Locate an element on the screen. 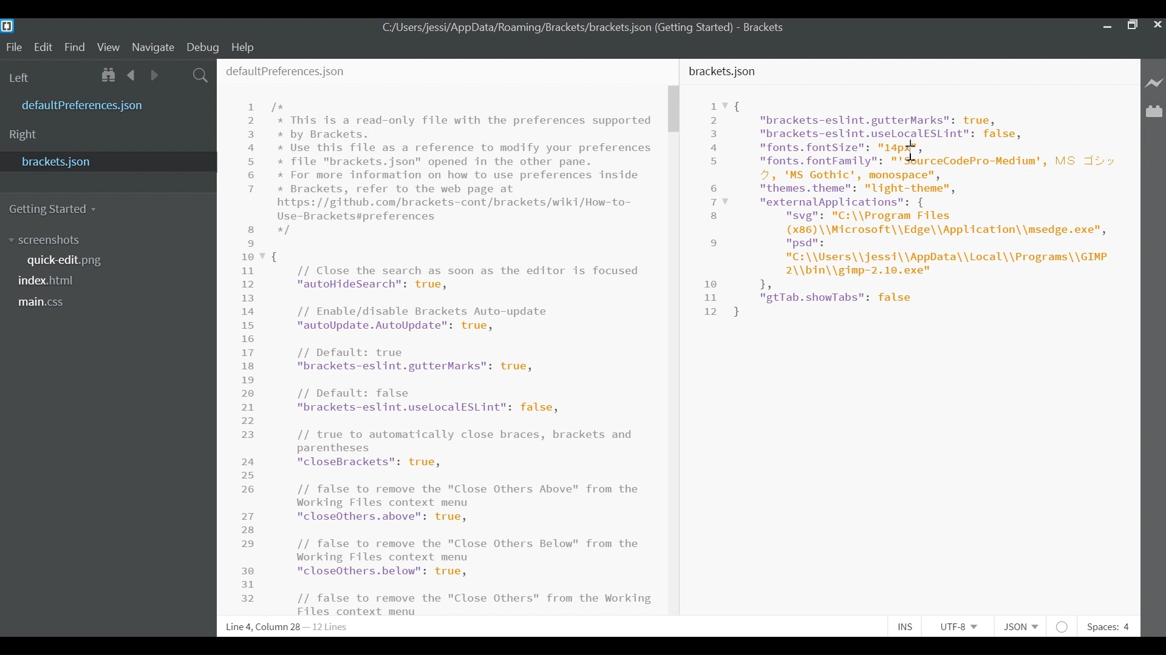  Line 6, Column 18 - 12 Lines is located at coordinates (289, 627).